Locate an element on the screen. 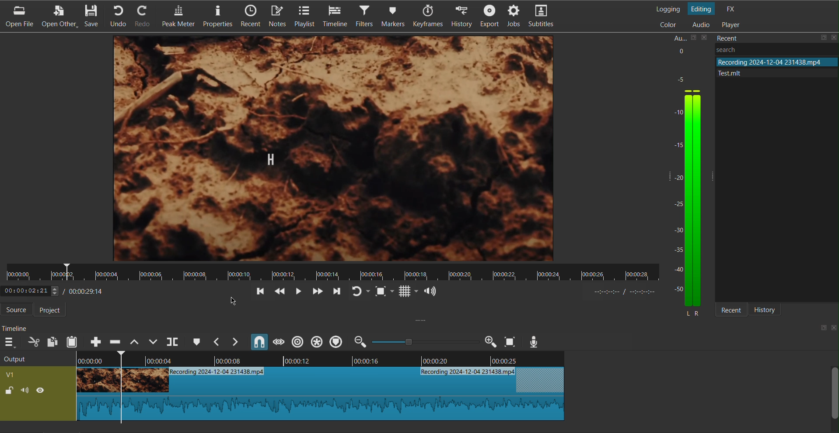 Image resolution: width=839 pixels, height=433 pixels. Player is located at coordinates (730, 24).